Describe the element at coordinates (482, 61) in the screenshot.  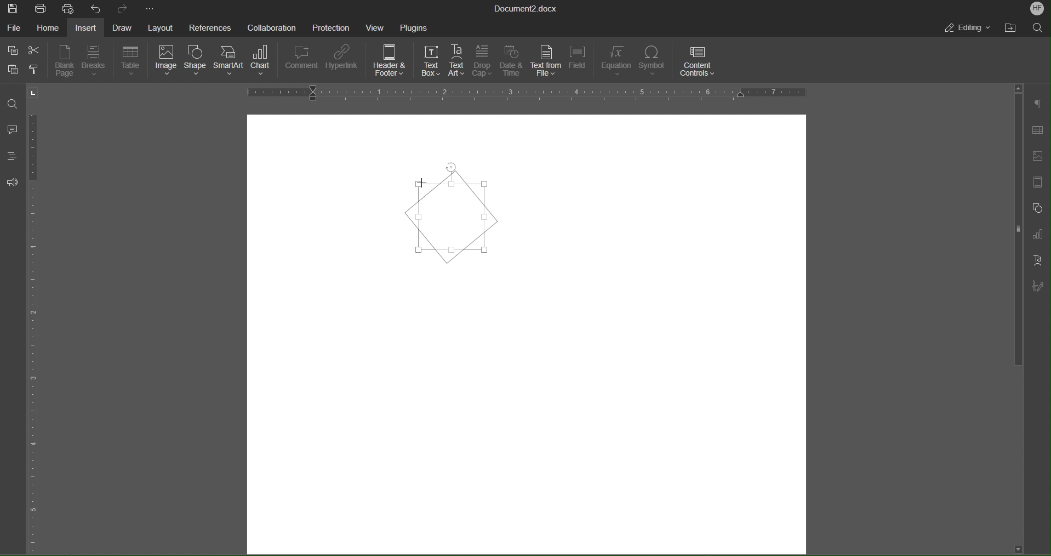
I see `Drop Cap` at that location.